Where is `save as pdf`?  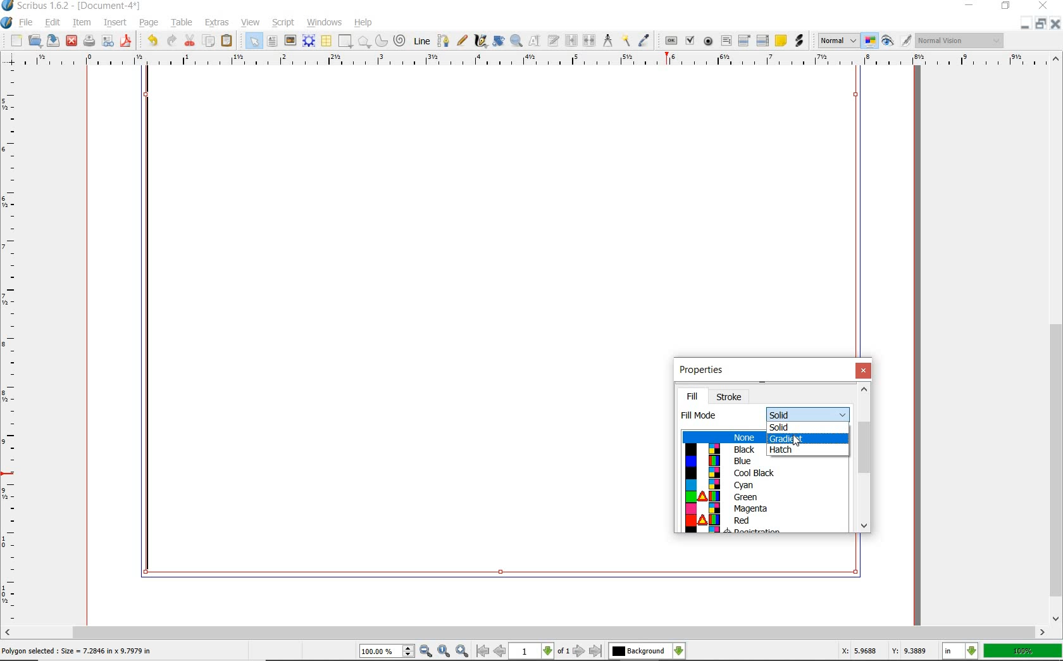 save as pdf is located at coordinates (127, 41).